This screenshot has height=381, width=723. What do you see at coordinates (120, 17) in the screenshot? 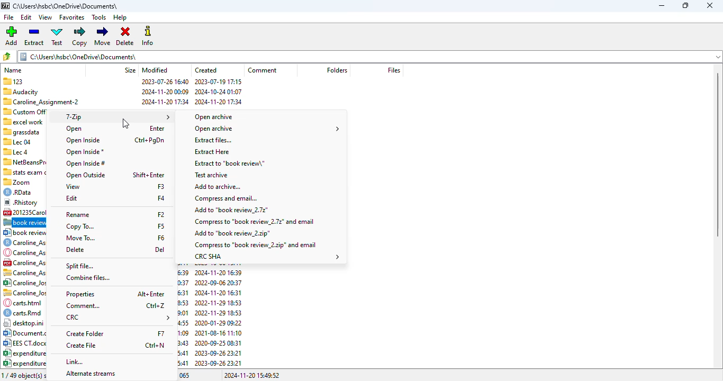
I see `help` at bounding box center [120, 17].